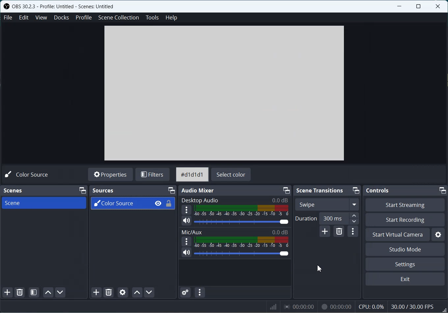 This screenshot has width=448, height=313. I want to click on #d1d1d1, so click(193, 175).